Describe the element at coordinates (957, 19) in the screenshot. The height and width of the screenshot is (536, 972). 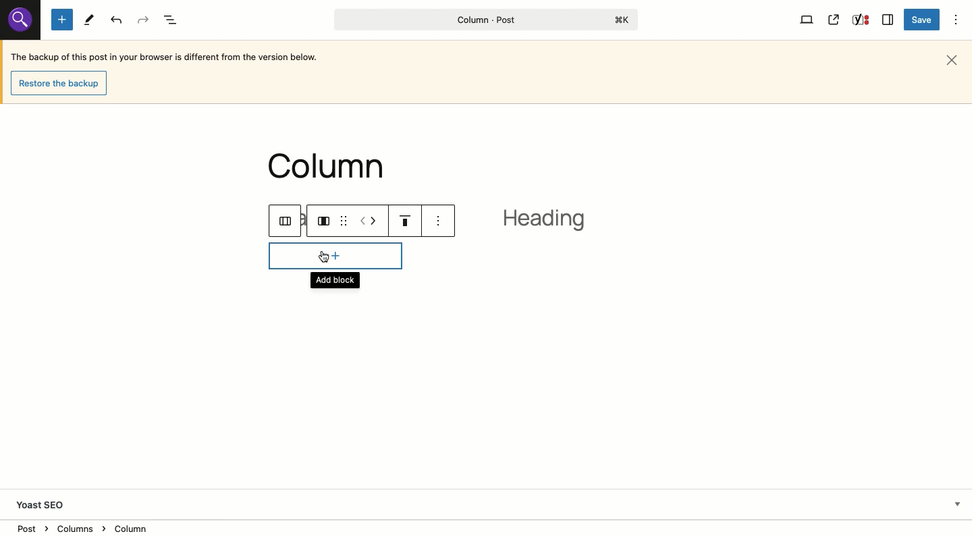
I see `Options` at that location.